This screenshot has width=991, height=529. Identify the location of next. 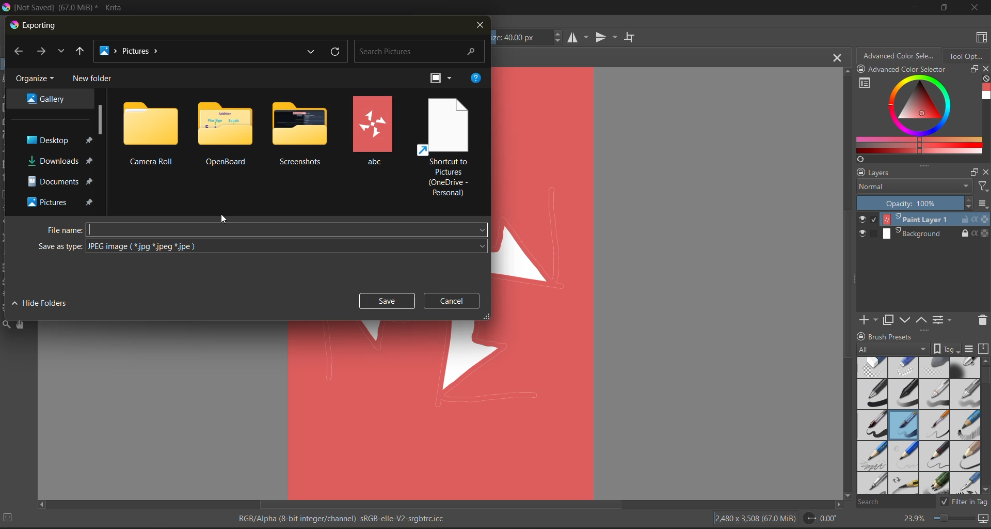
(42, 52).